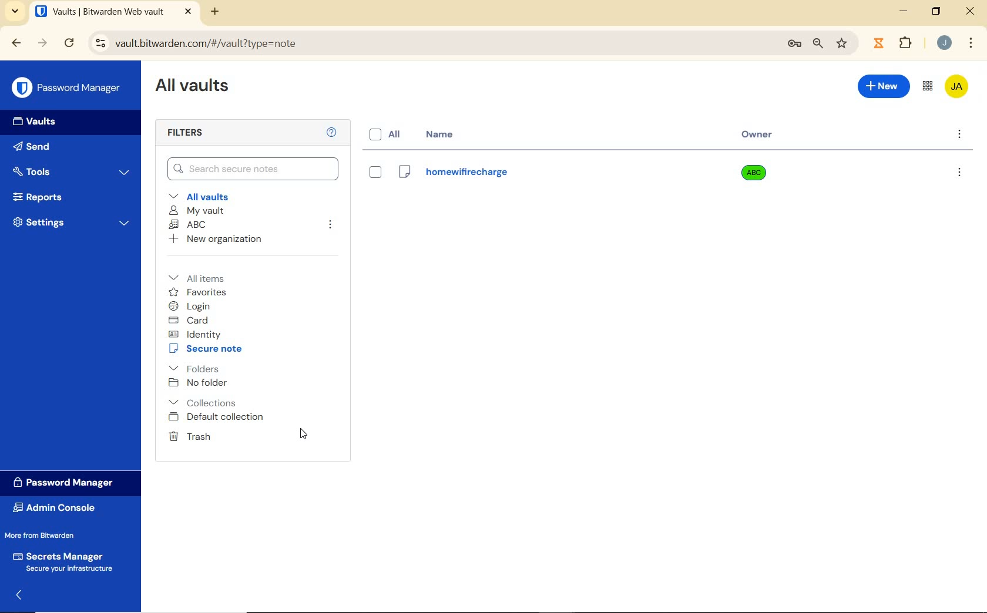 The height and width of the screenshot is (613, 987). Describe the element at coordinates (69, 483) in the screenshot. I see `Password Manager` at that location.